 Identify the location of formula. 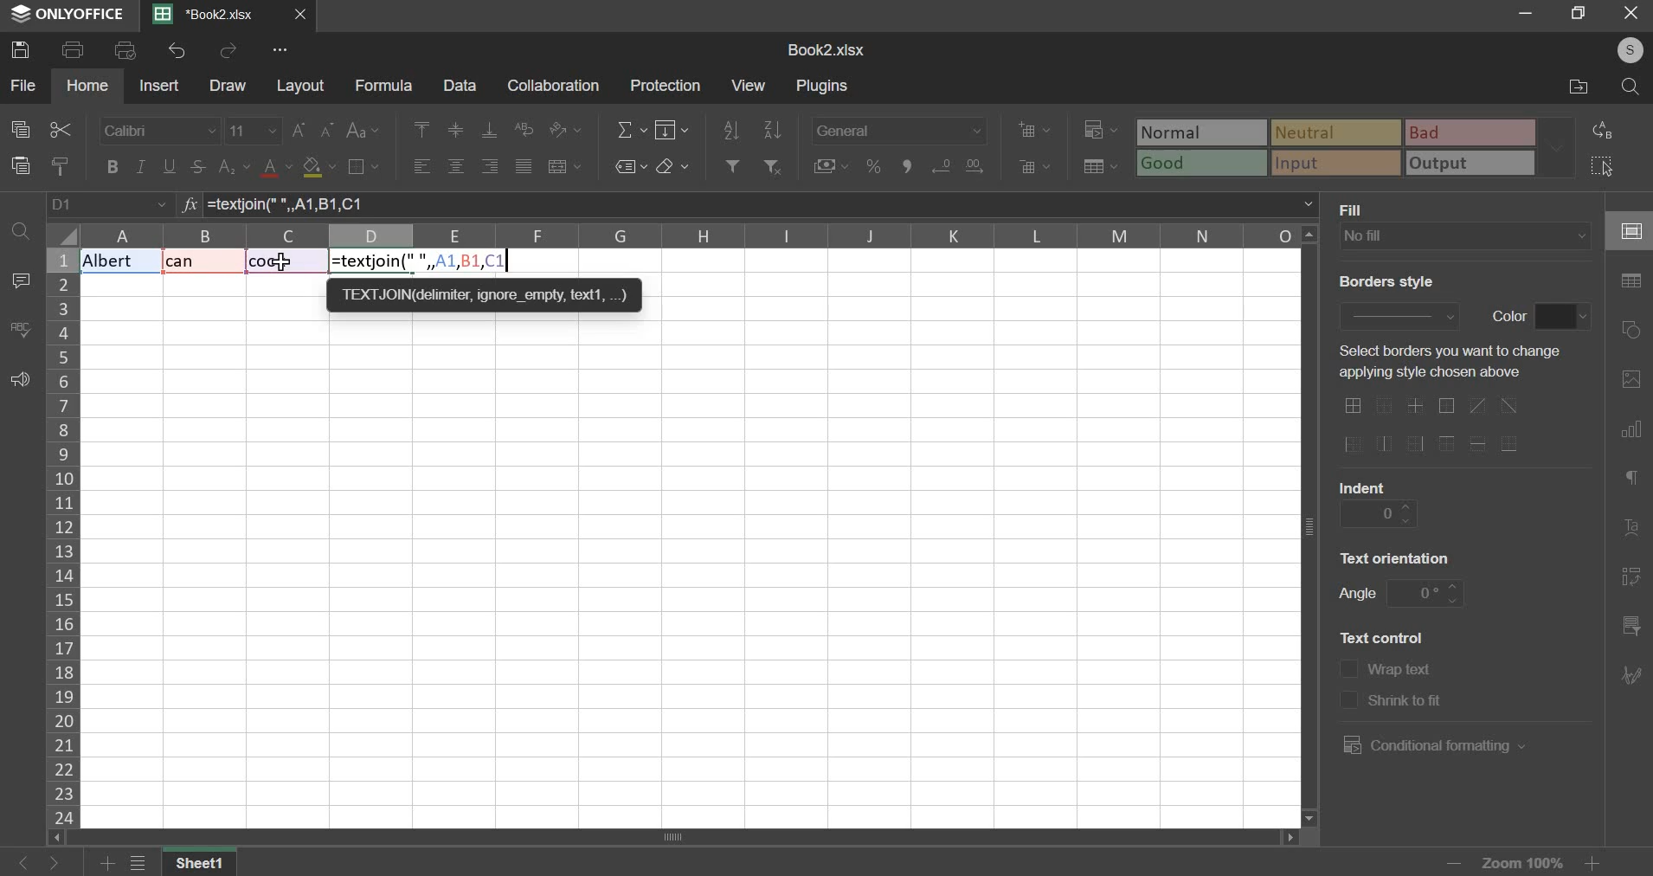
(187, 206).